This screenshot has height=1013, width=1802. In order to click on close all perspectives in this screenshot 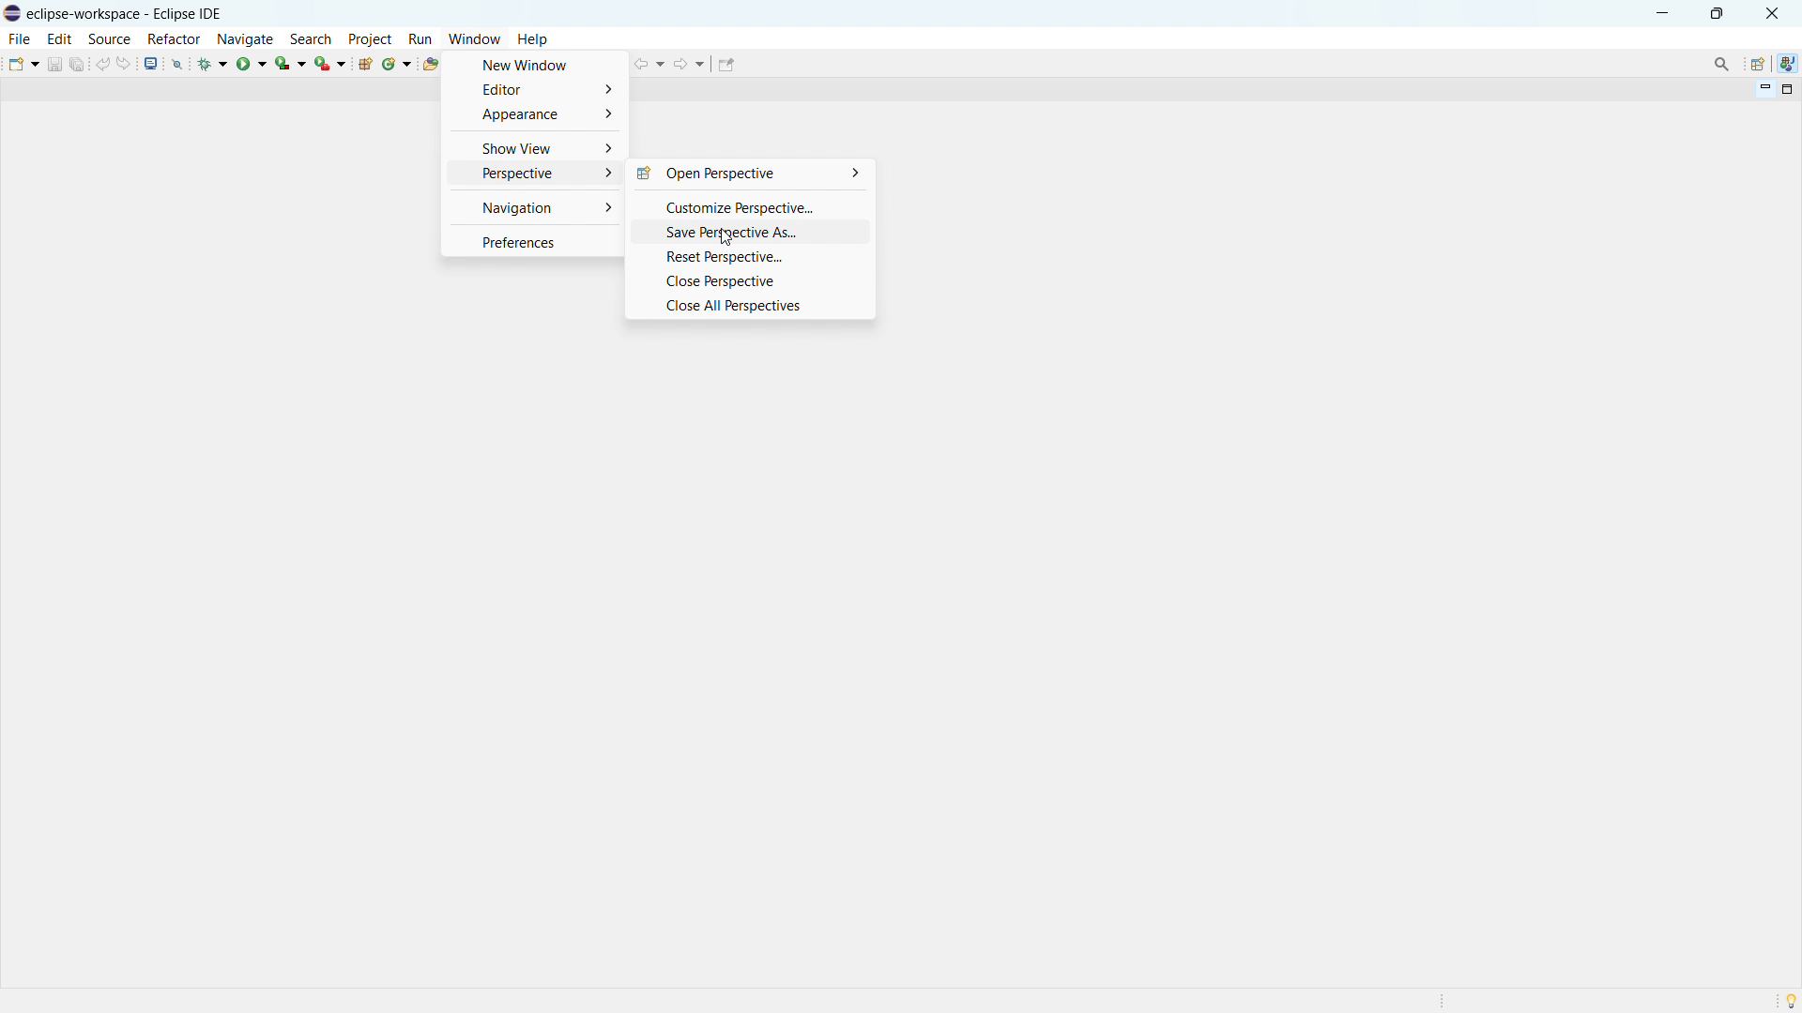, I will do `click(751, 307)`.